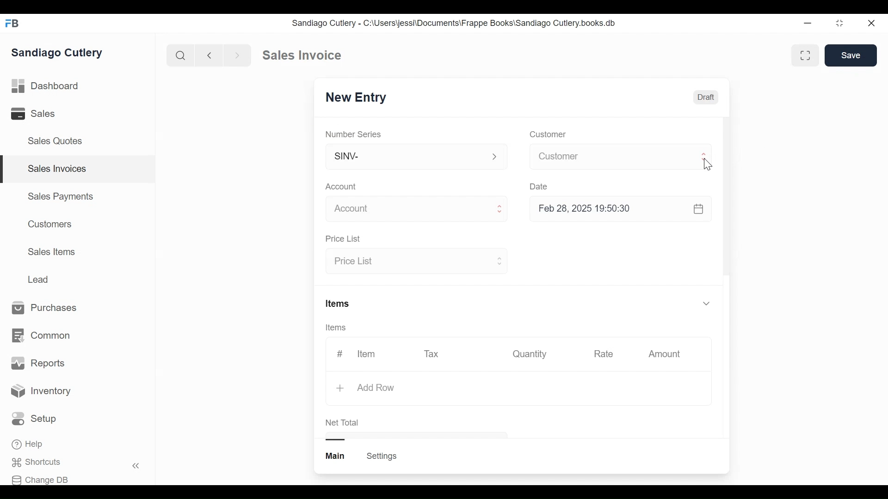 The height and width of the screenshot is (499, 888). I want to click on Common, so click(43, 336).